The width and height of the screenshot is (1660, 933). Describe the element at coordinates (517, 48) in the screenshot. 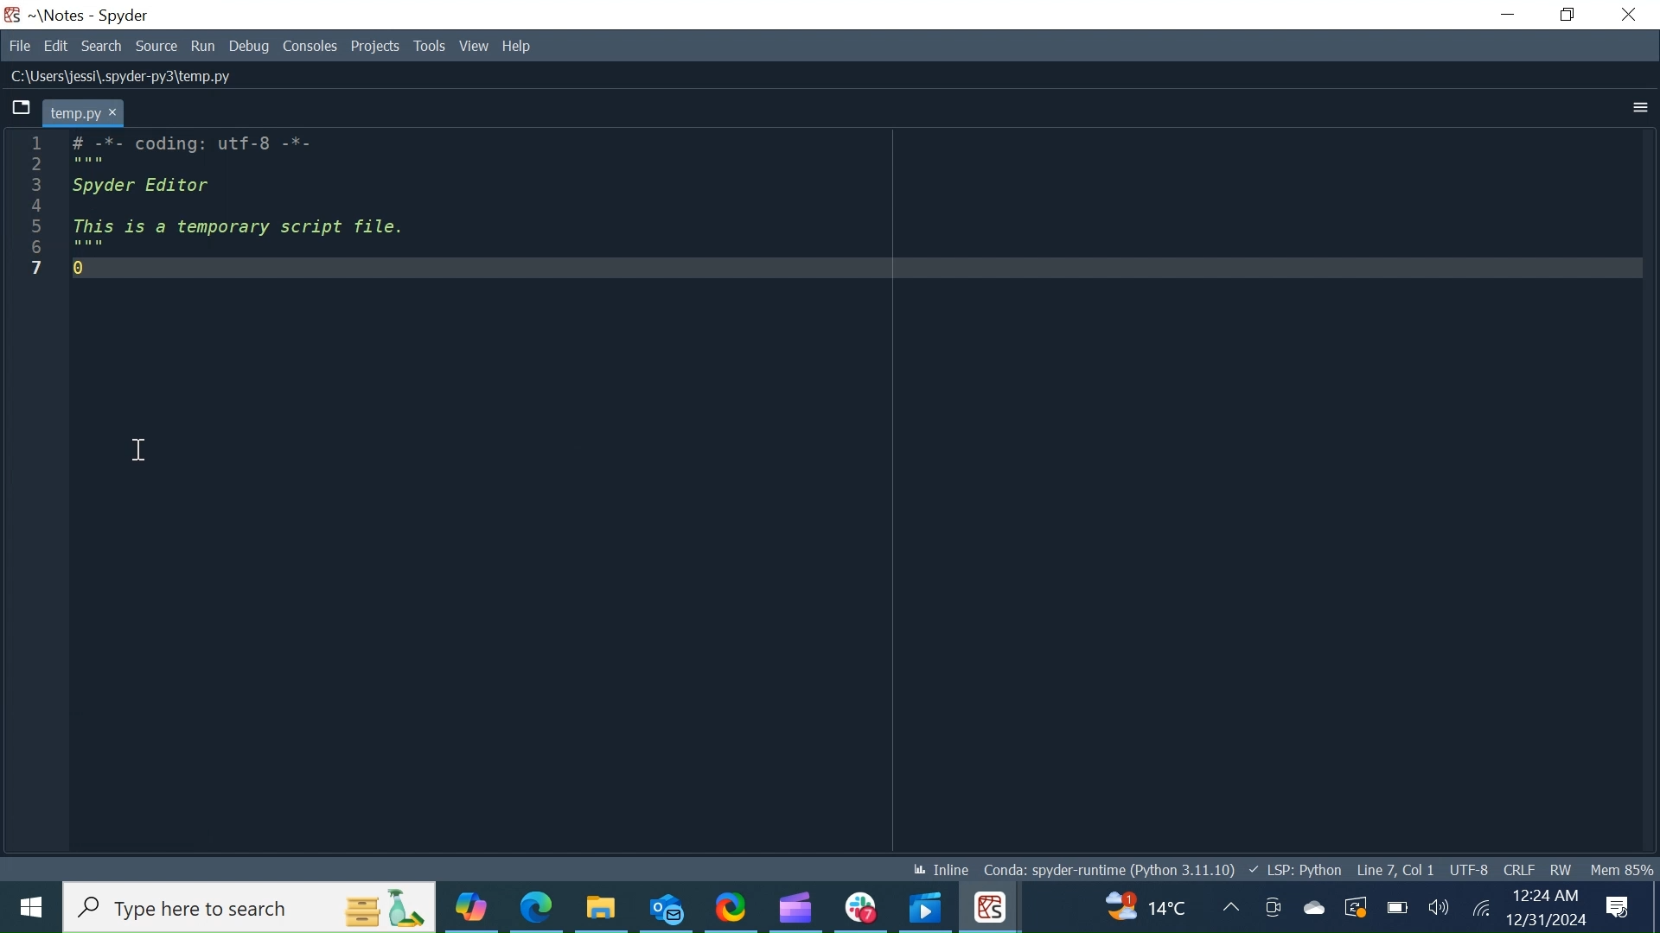

I see `Help` at that location.